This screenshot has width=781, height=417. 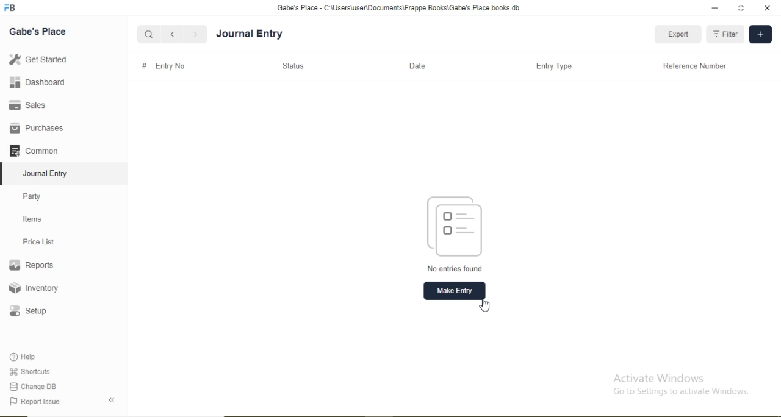 I want to click on Reference Number, so click(x=696, y=66).